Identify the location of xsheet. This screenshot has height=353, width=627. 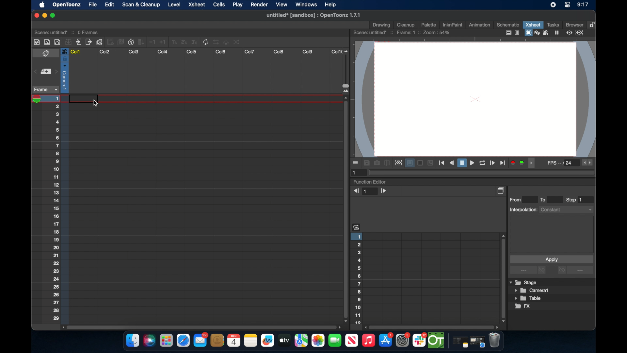
(533, 25).